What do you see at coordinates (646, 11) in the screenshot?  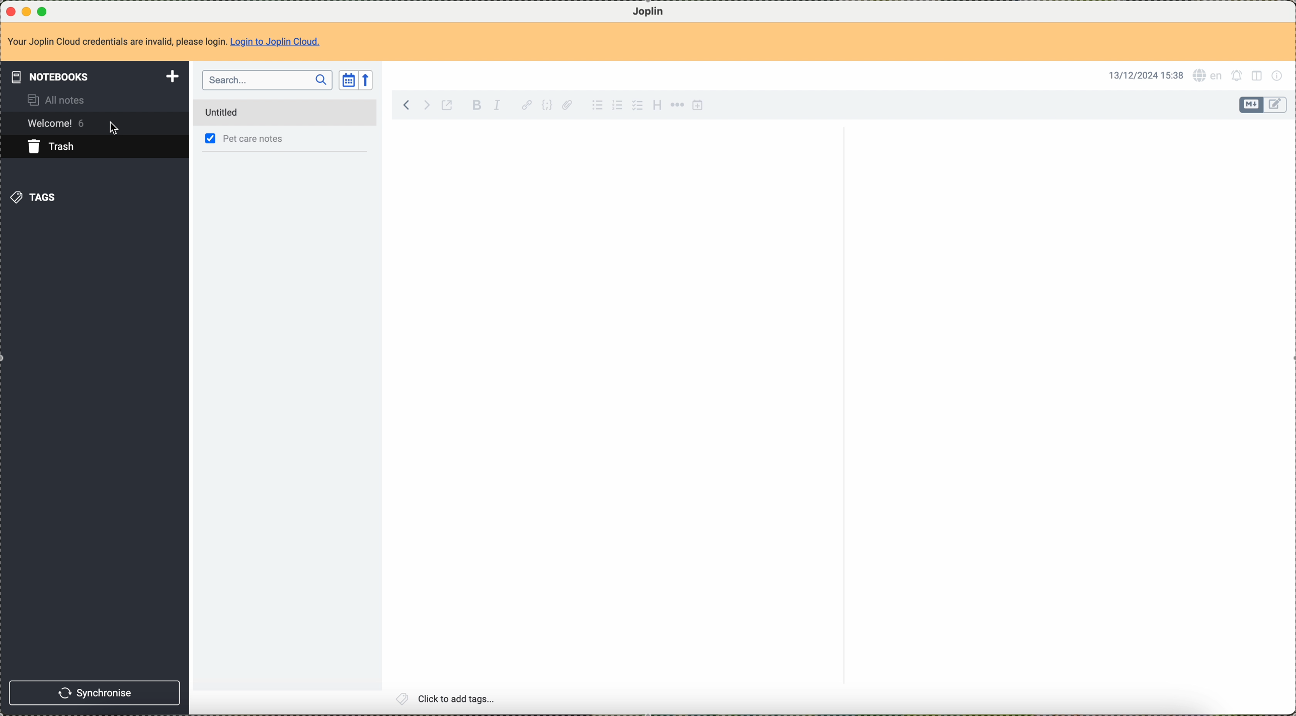 I see `Joplin` at bounding box center [646, 11].